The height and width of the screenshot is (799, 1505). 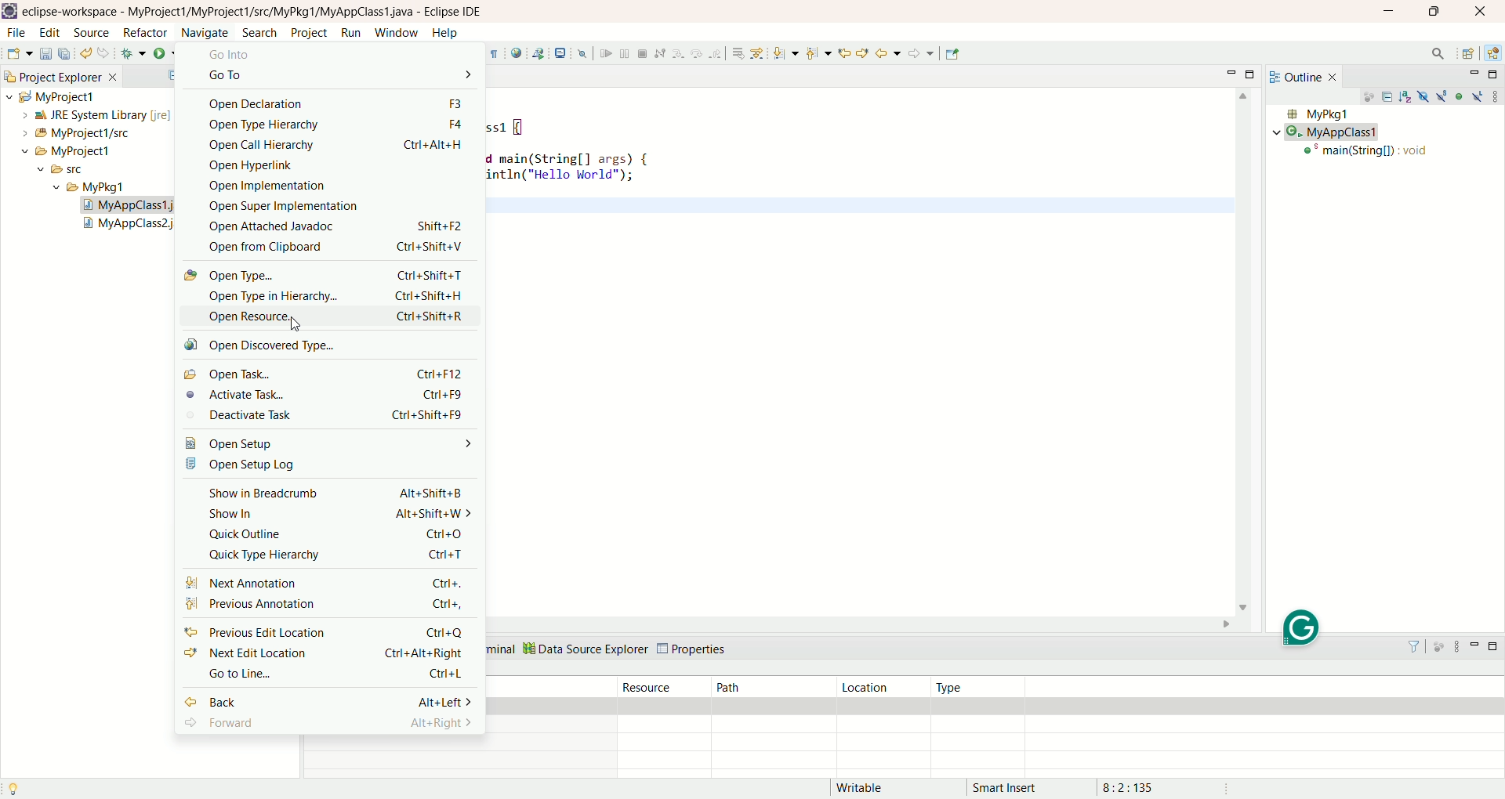 I want to click on go to line, so click(x=333, y=675).